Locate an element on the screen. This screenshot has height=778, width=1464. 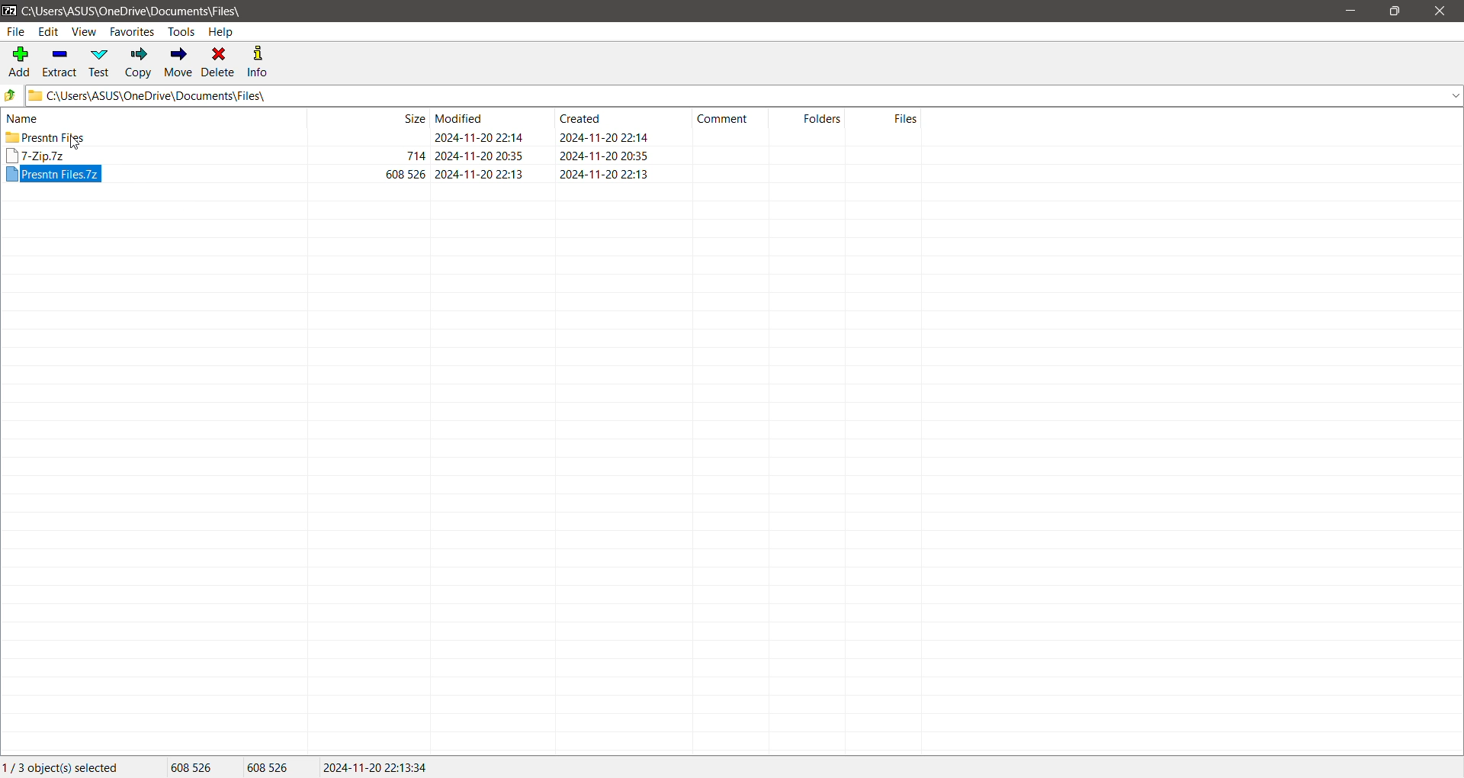
Move Up one level is located at coordinates (11, 95).